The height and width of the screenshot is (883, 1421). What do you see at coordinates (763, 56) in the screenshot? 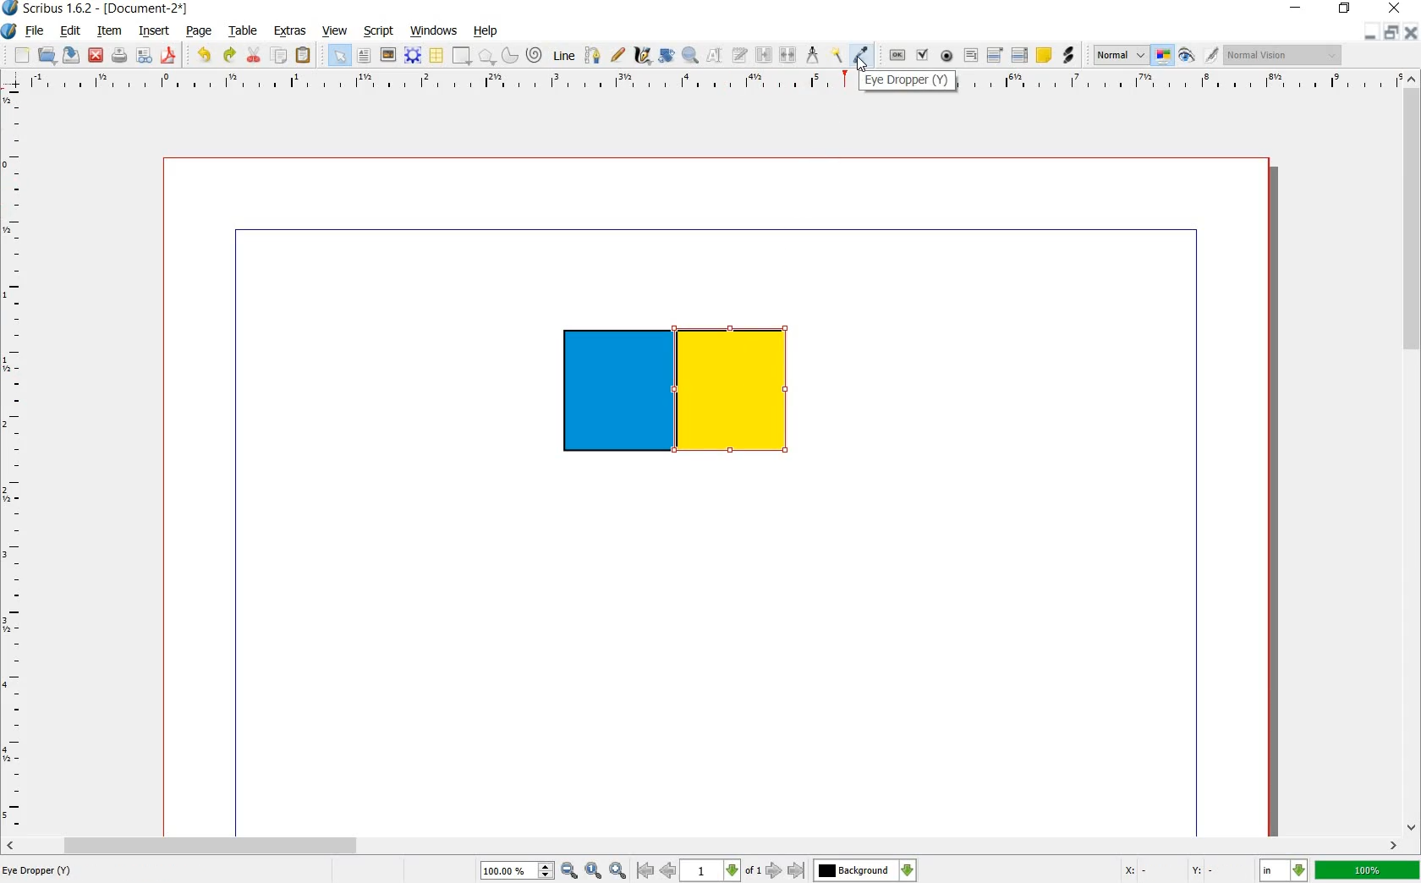
I see `link text frame` at bounding box center [763, 56].